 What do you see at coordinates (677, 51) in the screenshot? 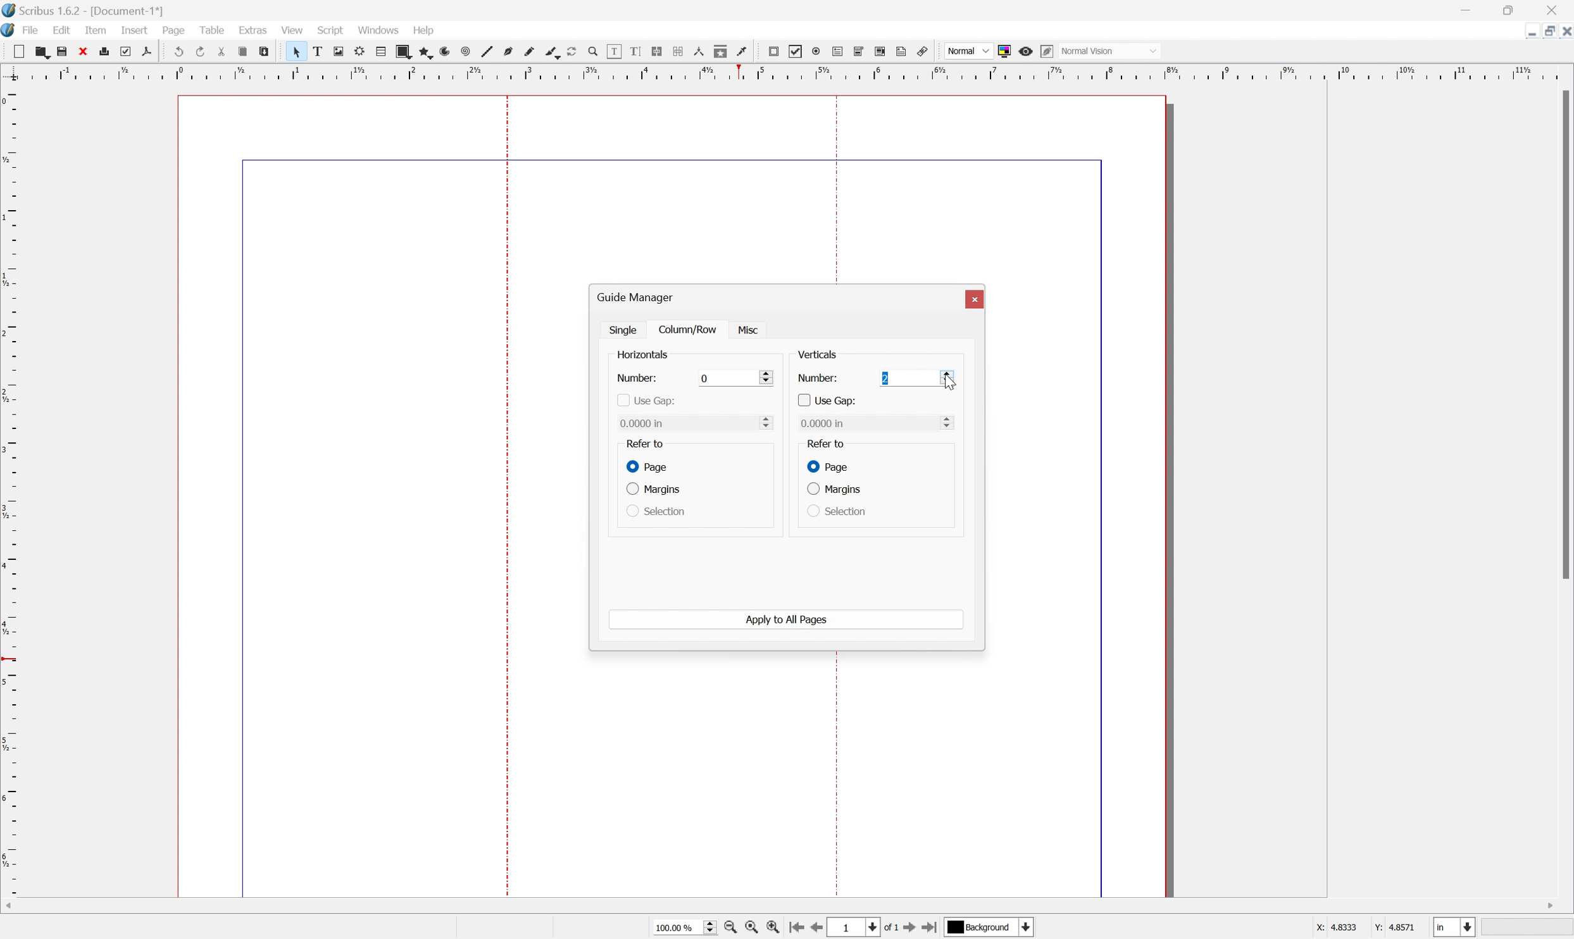
I see `unlink text frames` at bounding box center [677, 51].